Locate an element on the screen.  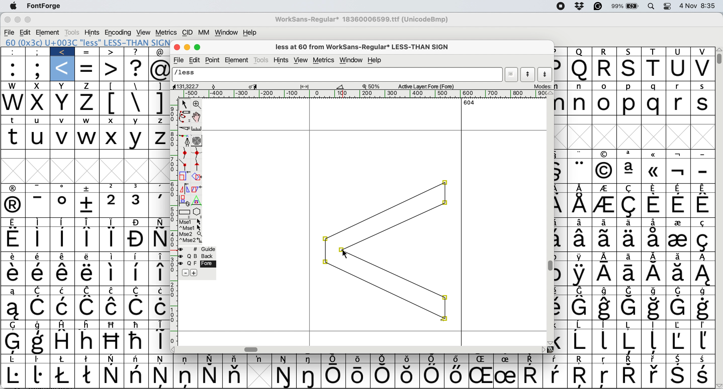
close is located at coordinates (6, 20).